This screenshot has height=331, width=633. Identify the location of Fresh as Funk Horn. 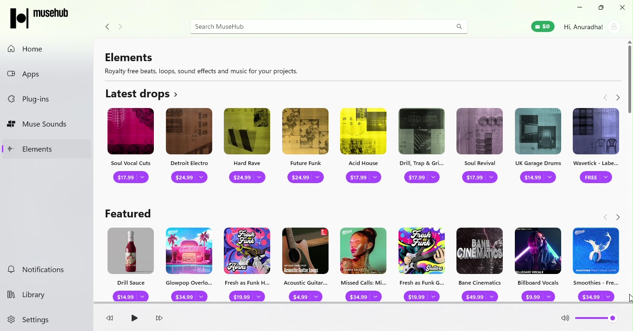
(247, 263).